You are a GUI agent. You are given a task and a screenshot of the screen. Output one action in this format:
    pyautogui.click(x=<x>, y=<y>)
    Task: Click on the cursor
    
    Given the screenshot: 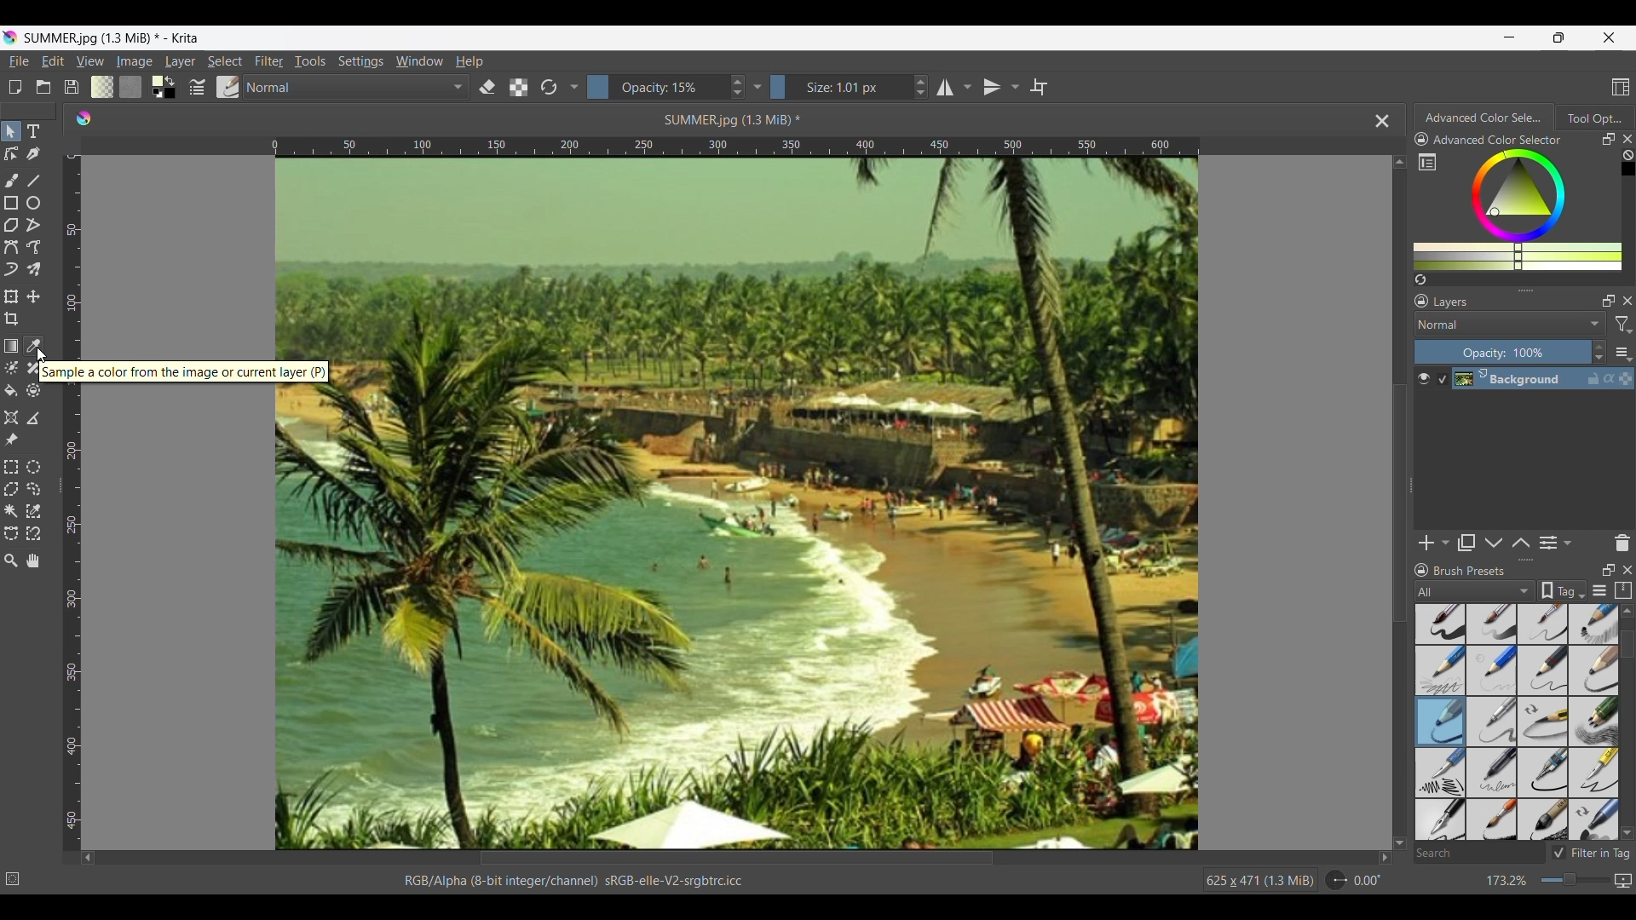 What is the action you would take?
    pyautogui.click(x=43, y=355)
    